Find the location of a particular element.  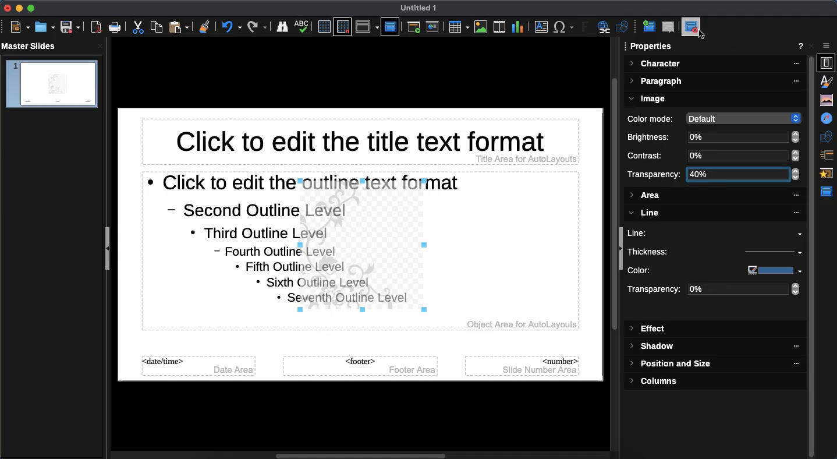

Open is located at coordinates (44, 27).